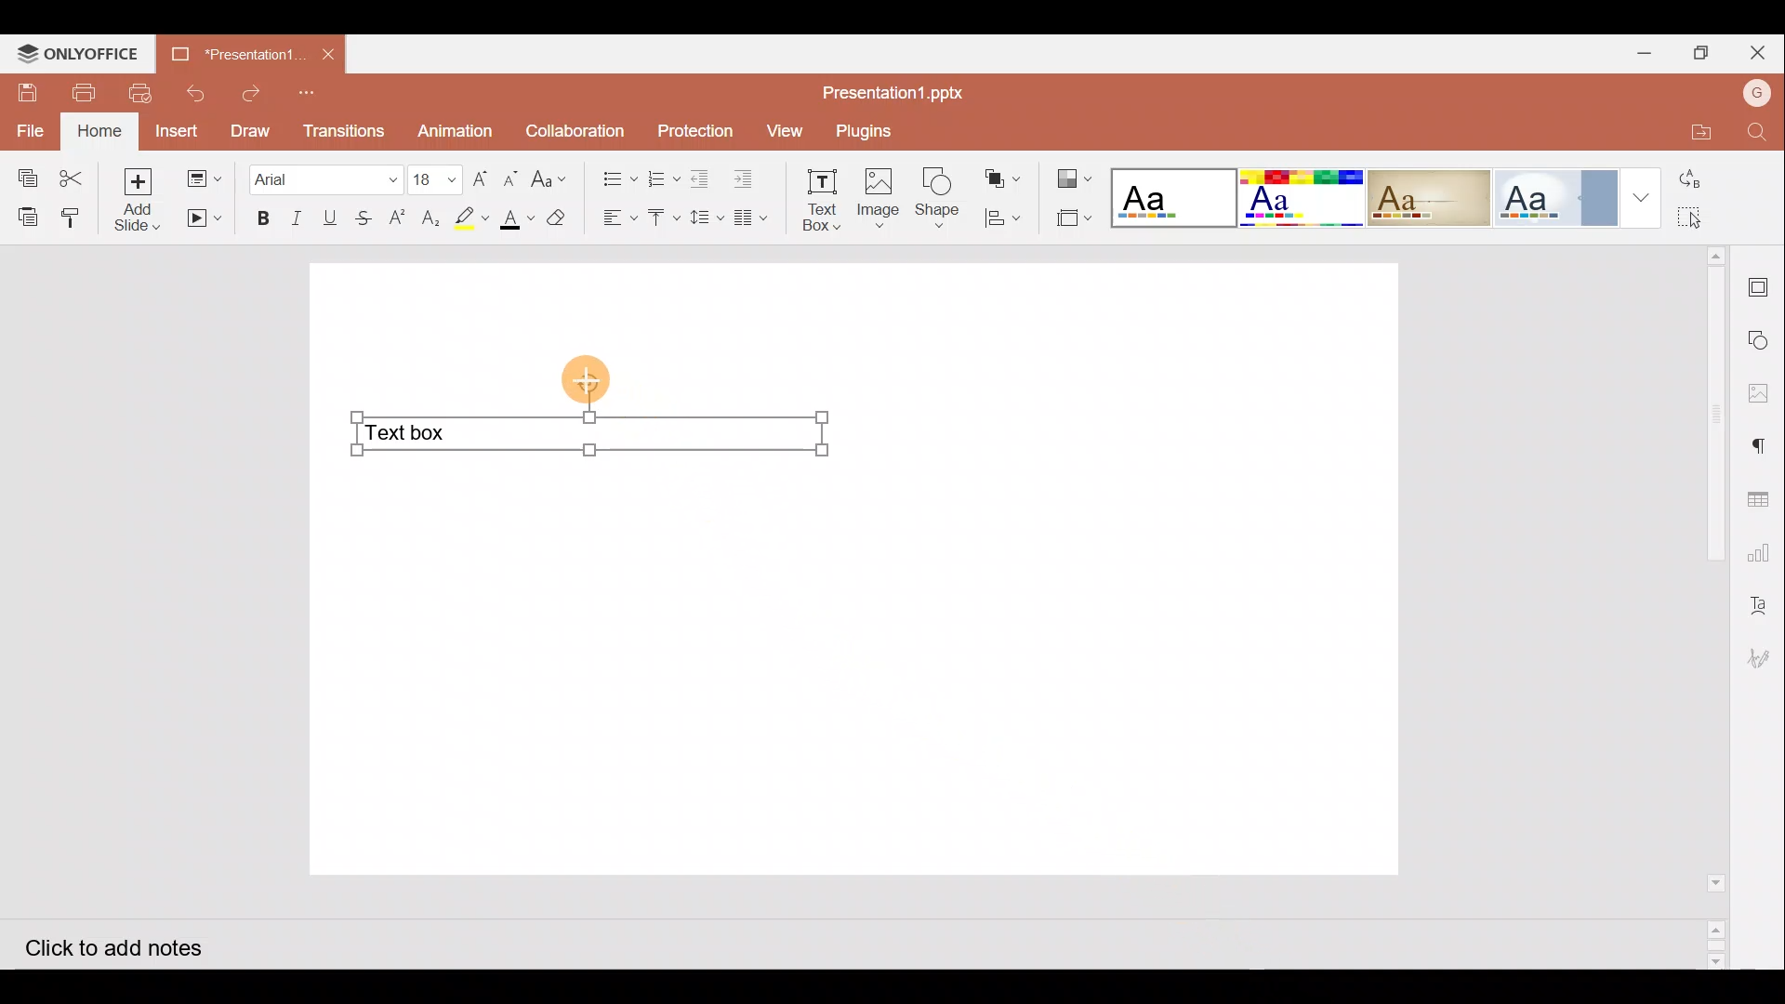 Image resolution: width=1785 pixels, height=1004 pixels. I want to click on Arrange shape, so click(1005, 178).